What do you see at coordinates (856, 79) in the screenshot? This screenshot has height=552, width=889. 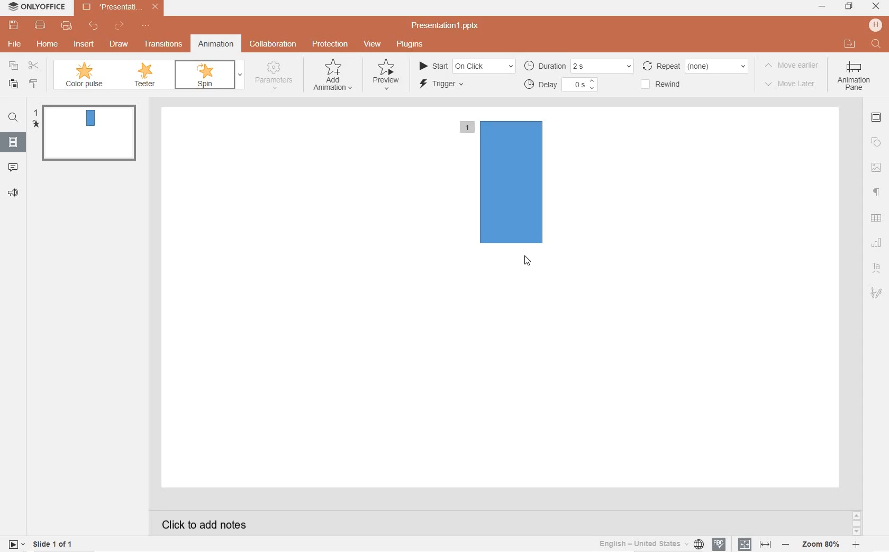 I see `animation pane` at bounding box center [856, 79].